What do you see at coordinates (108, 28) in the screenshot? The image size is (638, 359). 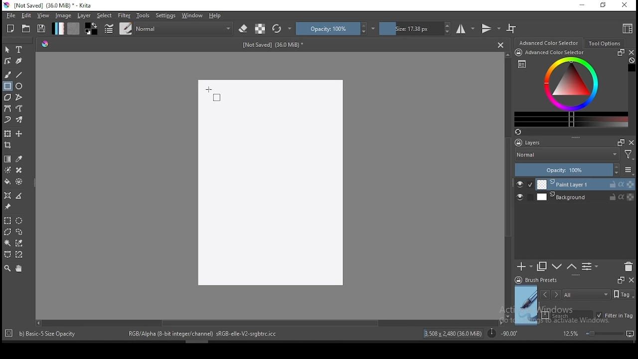 I see `brush settings` at bounding box center [108, 28].